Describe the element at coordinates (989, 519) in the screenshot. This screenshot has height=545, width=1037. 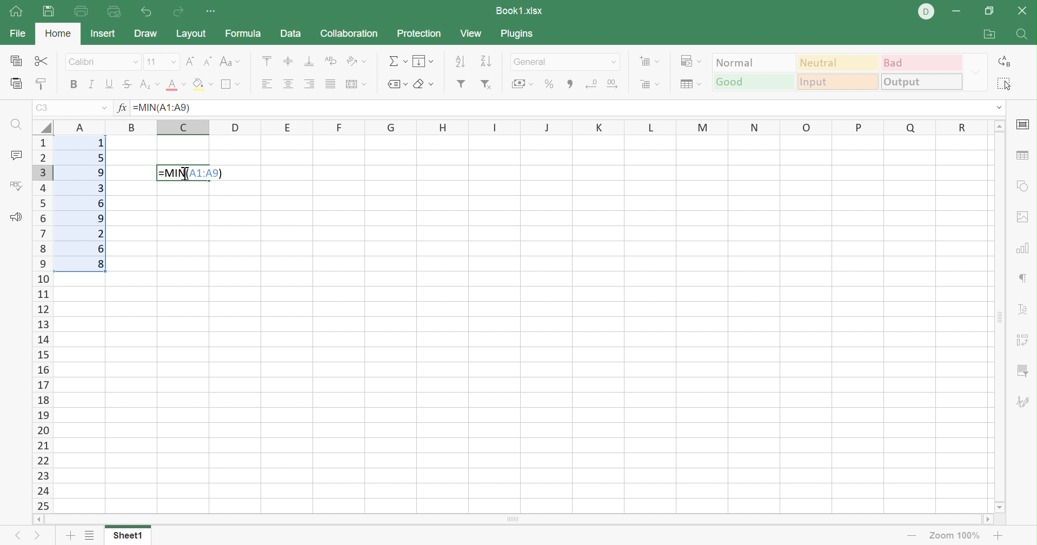
I see `Scroll Right` at that location.